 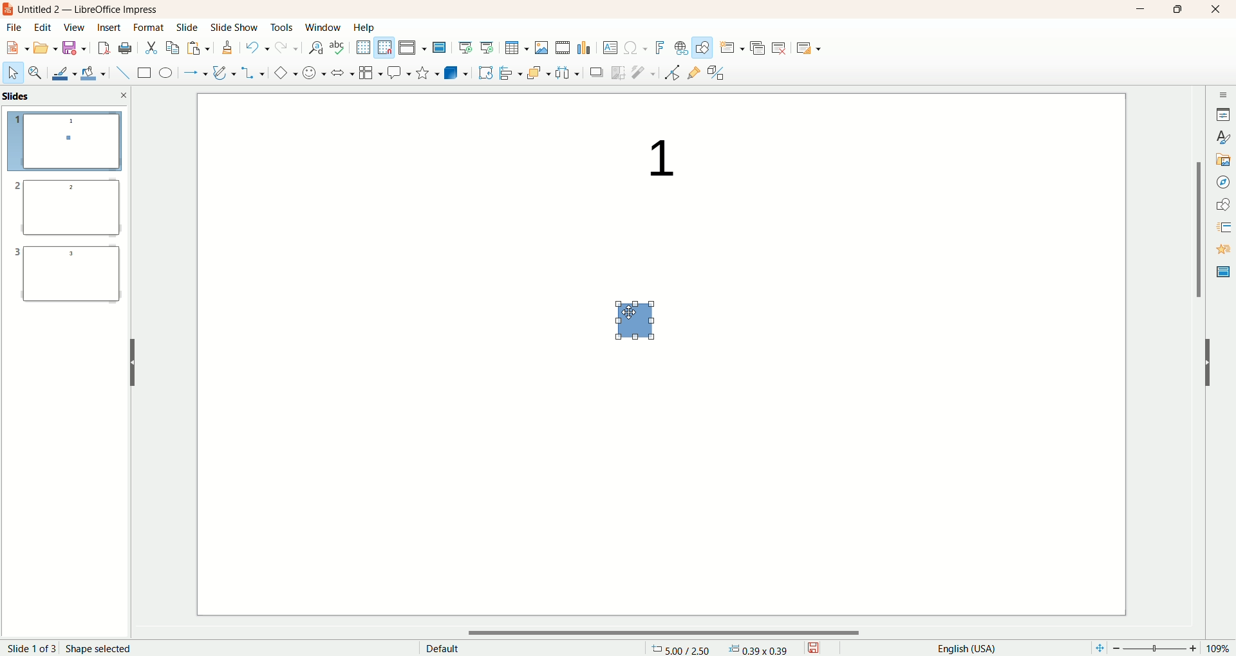 I want to click on logo, so click(x=8, y=11).